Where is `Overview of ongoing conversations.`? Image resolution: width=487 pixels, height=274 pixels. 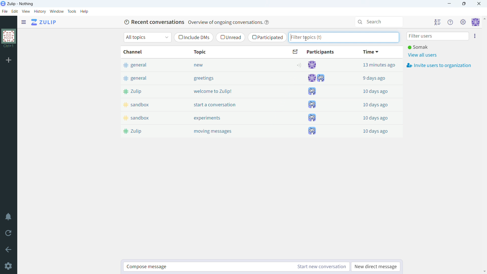 Overview of ongoing conversations. is located at coordinates (224, 22).